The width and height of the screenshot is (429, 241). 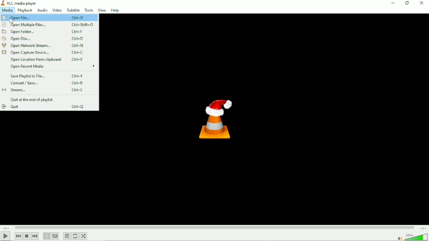 What do you see at coordinates (35, 236) in the screenshot?
I see `Next` at bounding box center [35, 236].